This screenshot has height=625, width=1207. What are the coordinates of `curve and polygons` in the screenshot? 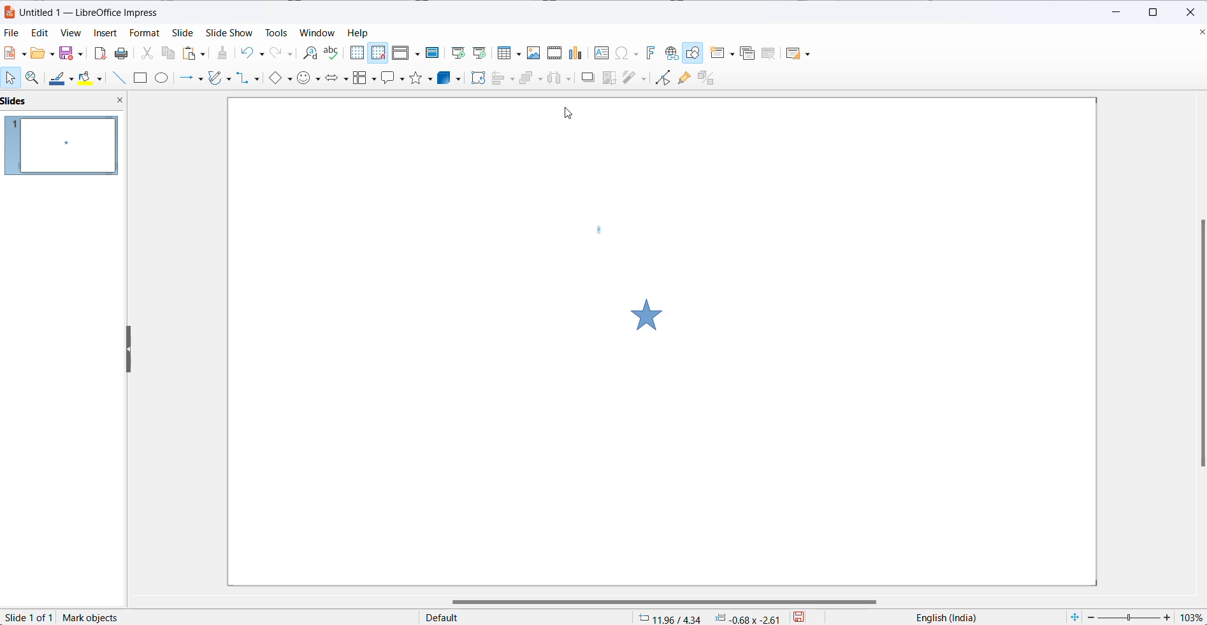 It's located at (220, 80).